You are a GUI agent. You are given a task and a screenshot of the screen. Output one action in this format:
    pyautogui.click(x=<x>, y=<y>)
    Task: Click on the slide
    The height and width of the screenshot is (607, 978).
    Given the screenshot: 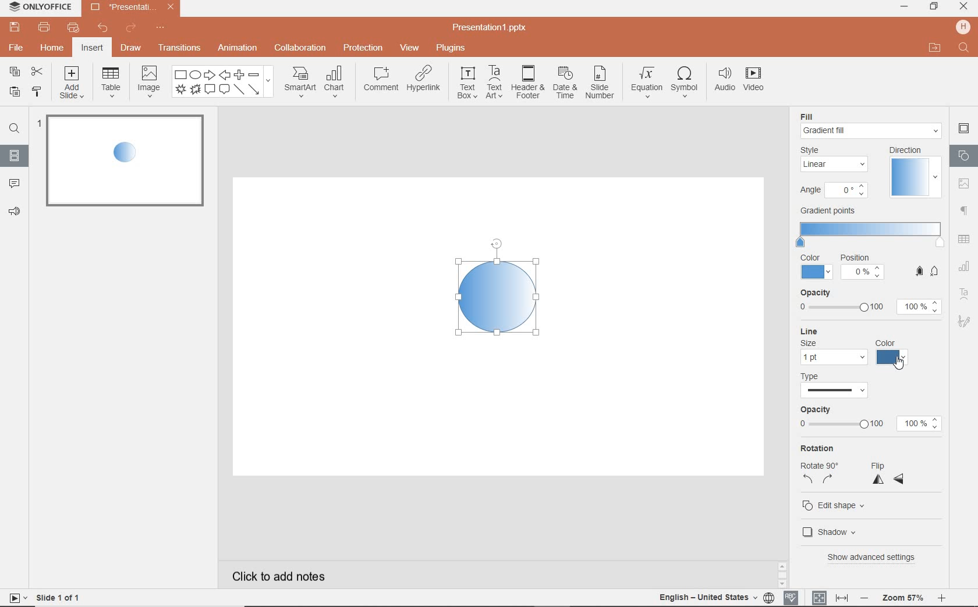 What is the action you would take?
    pyautogui.click(x=67, y=162)
    